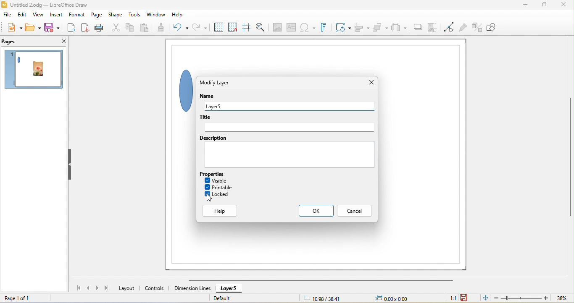 This screenshot has height=303, width=574. I want to click on toggle point edit mode, so click(449, 28).